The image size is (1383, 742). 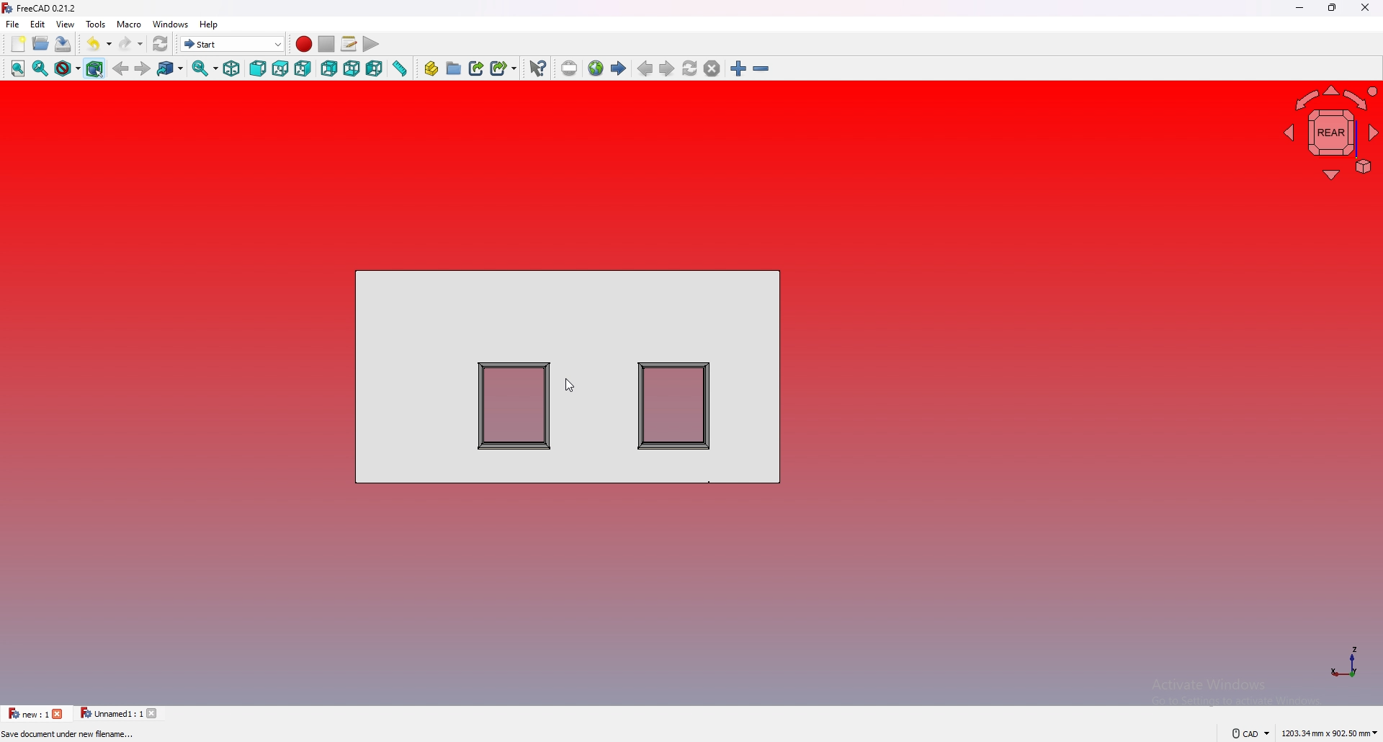 I want to click on undo, so click(x=99, y=44).